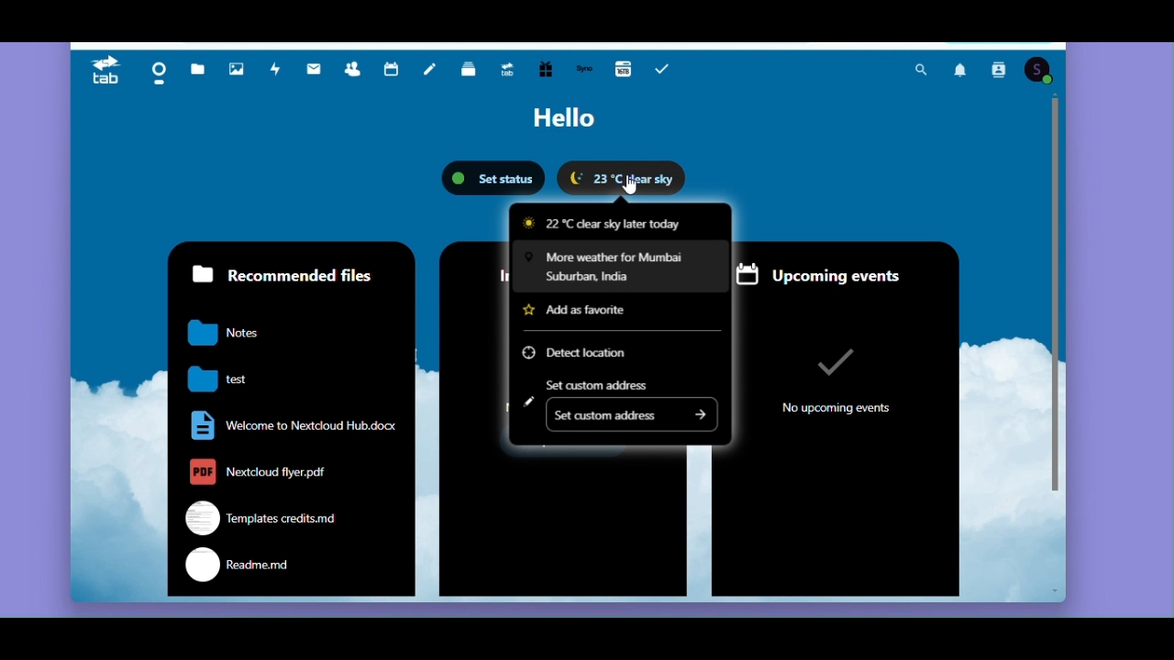 The width and height of the screenshot is (1174, 660). Describe the element at coordinates (515, 70) in the screenshot. I see `Upgrade` at that location.